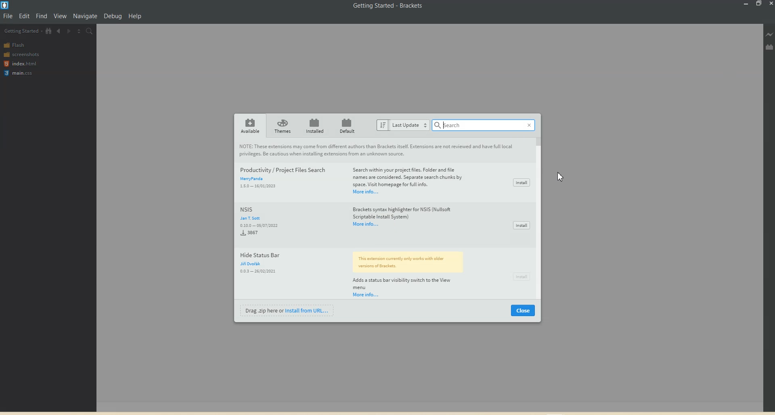  Describe the element at coordinates (347, 125) in the screenshot. I see `Default` at that location.